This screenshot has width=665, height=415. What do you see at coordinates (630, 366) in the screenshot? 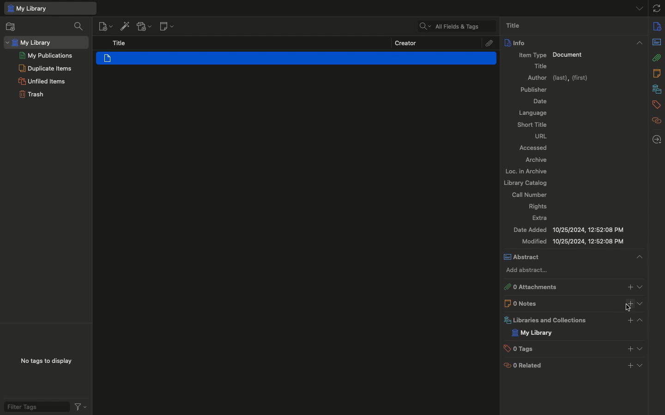
I see `Add` at bounding box center [630, 366].